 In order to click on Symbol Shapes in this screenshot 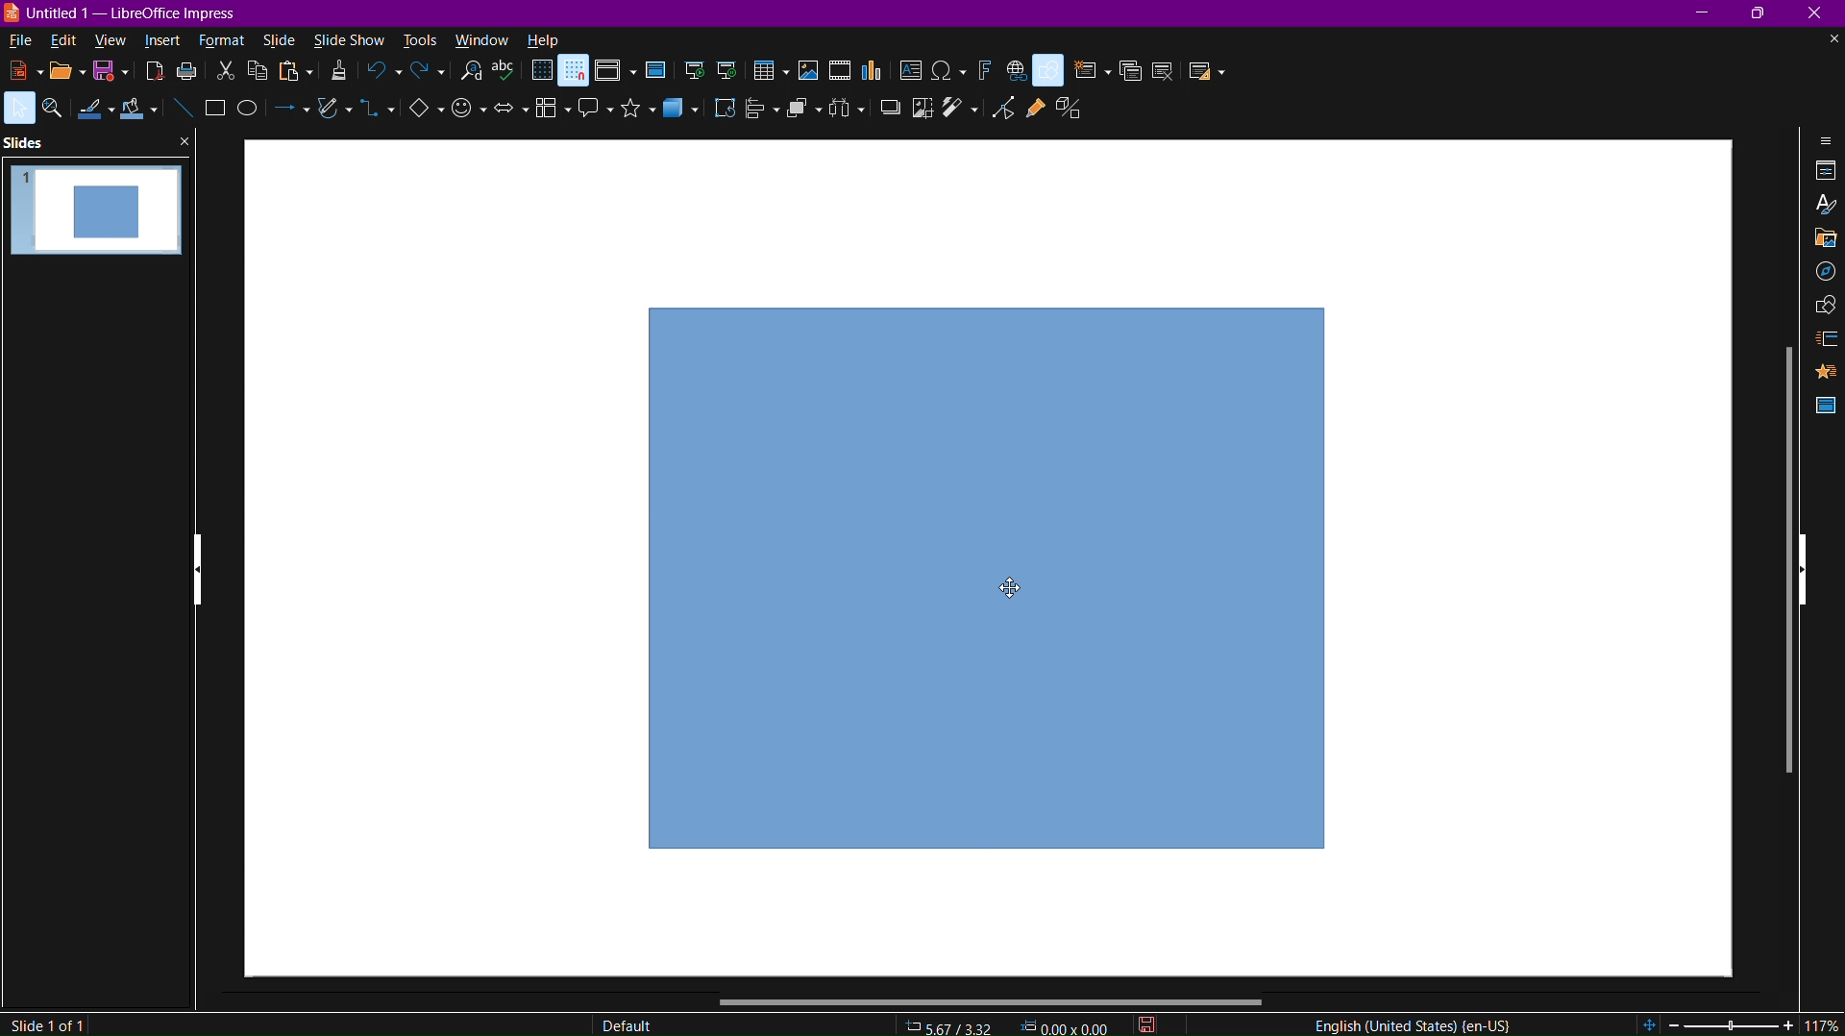, I will do `click(468, 118)`.